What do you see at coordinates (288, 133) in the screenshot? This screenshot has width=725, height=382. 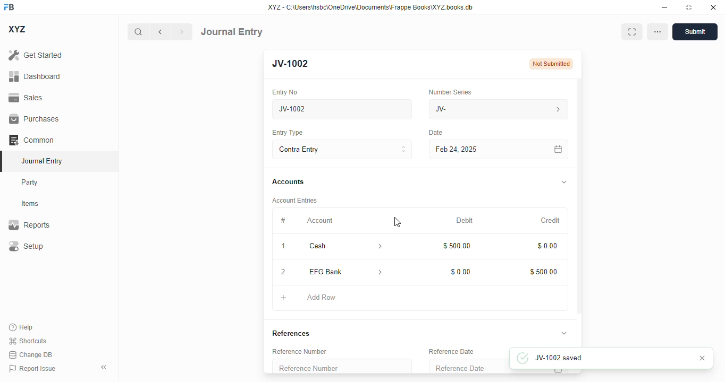 I see `entry type` at bounding box center [288, 133].